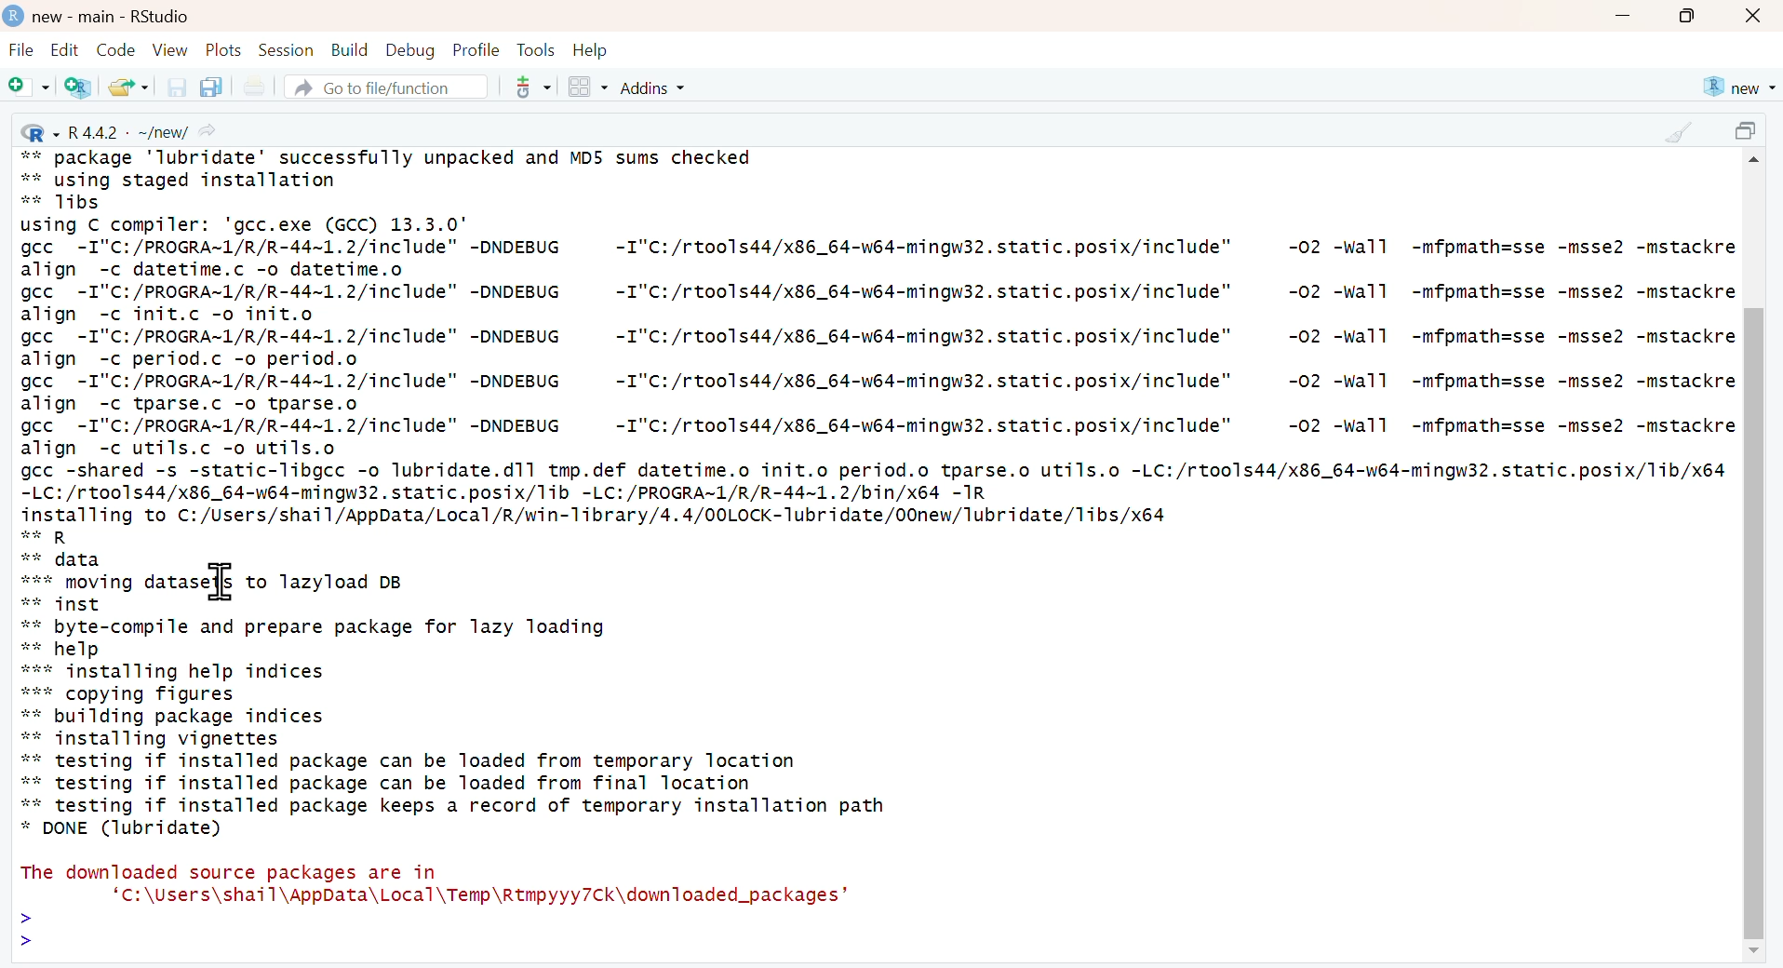  I want to click on File, so click(21, 52).